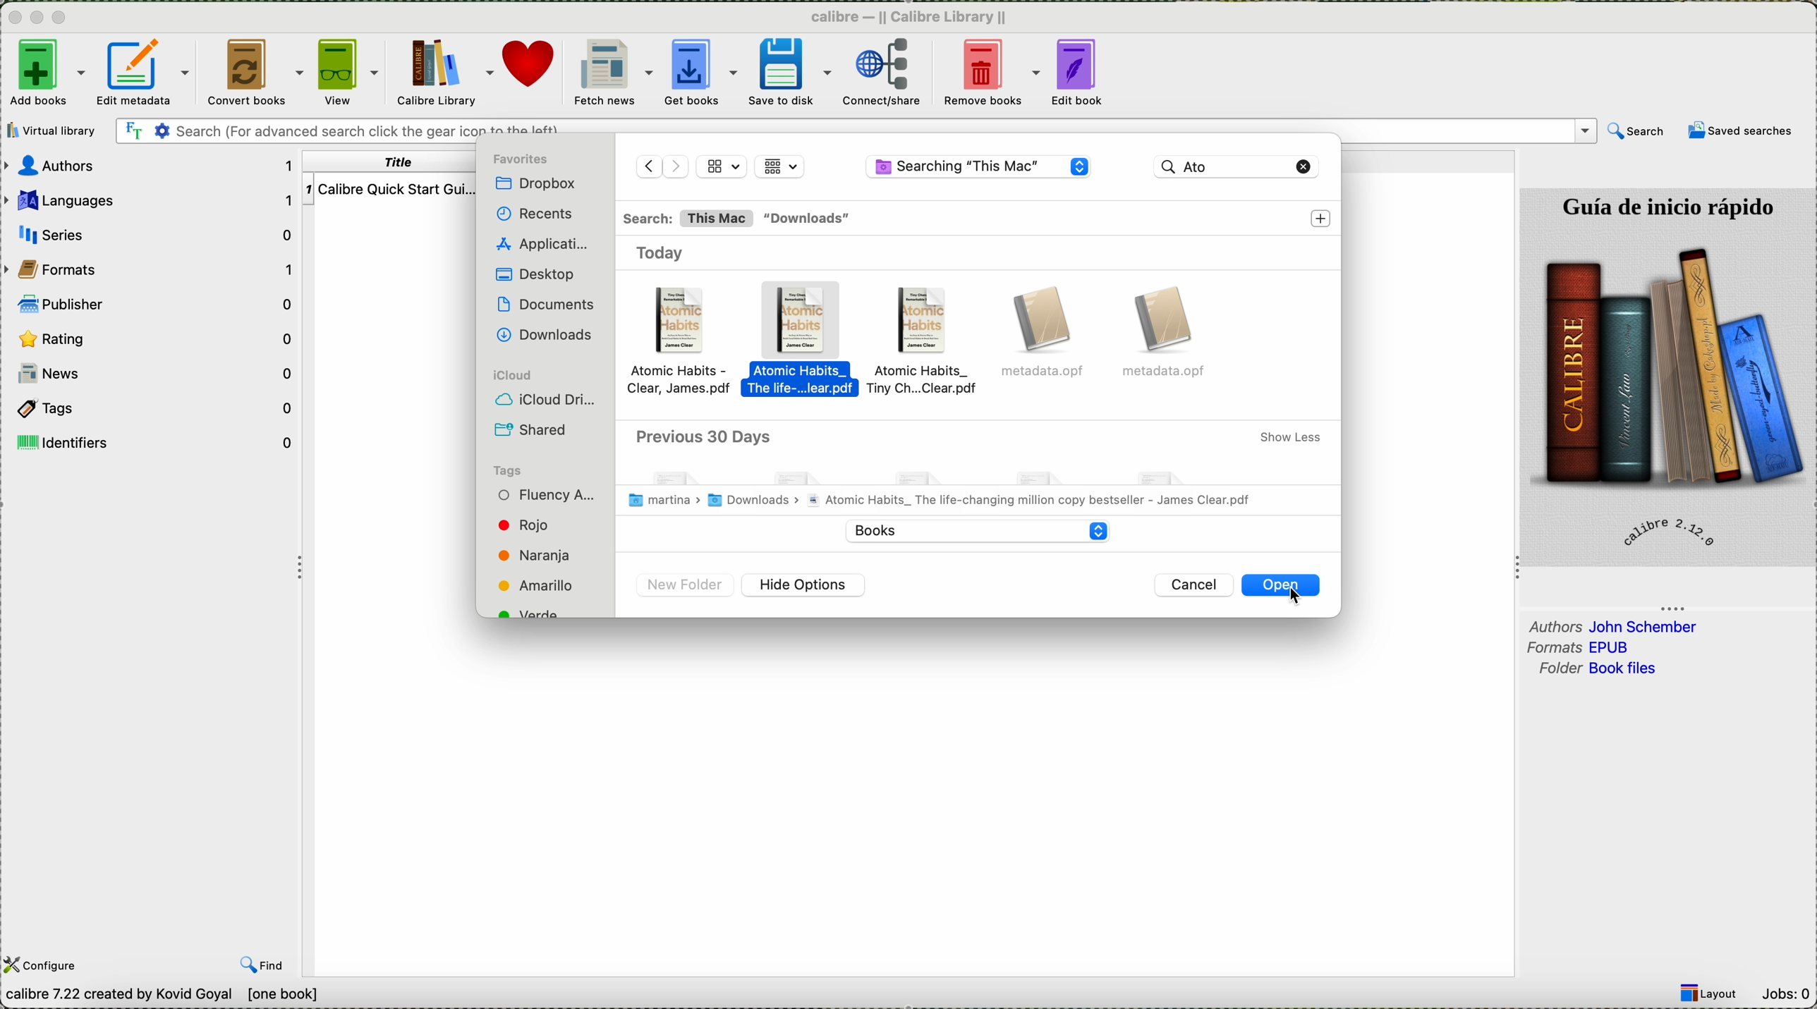 The height and width of the screenshot is (1009, 1817). Describe the element at coordinates (1076, 71) in the screenshot. I see `edit book` at that location.